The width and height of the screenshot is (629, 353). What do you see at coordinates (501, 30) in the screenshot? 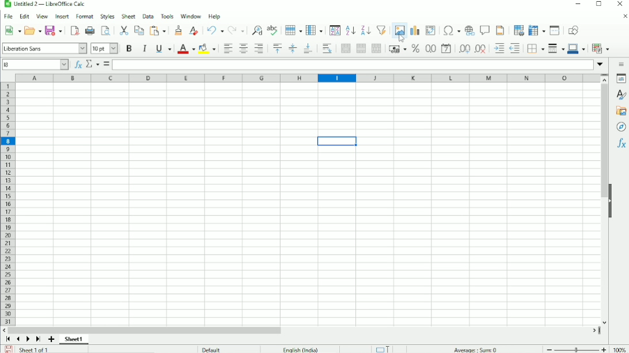
I see `Headers and footers` at bounding box center [501, 30].